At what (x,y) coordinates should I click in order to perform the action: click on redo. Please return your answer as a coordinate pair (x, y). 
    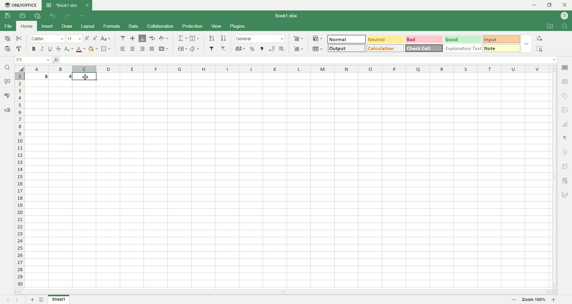
    Looking at the image, I should click on (67, 15).